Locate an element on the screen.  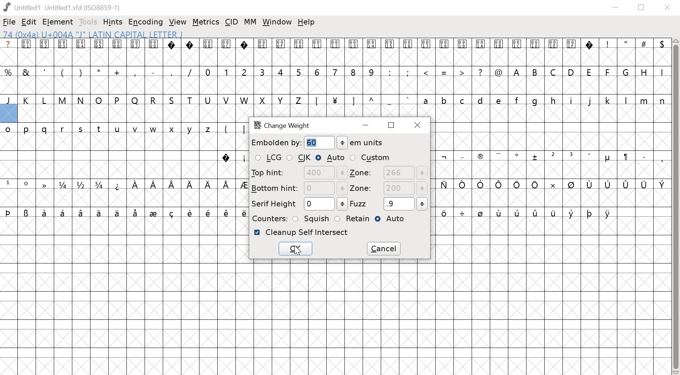
VIEW is located at coordinates (178, 23).